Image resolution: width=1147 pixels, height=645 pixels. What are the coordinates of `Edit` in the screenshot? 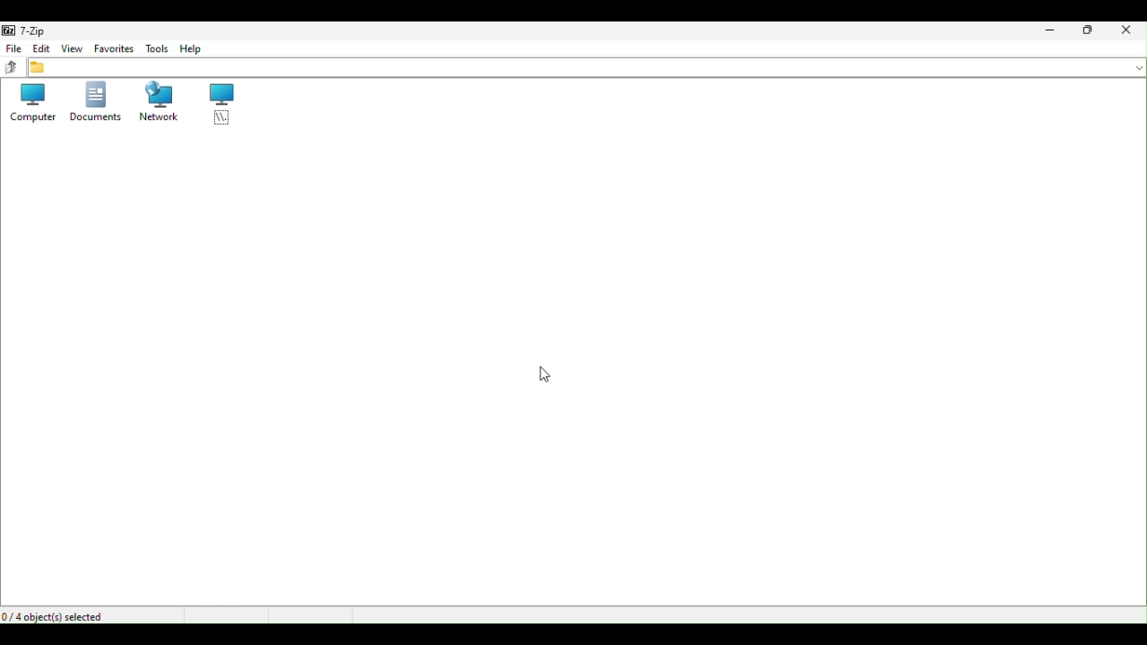 It's located at (40, 47).